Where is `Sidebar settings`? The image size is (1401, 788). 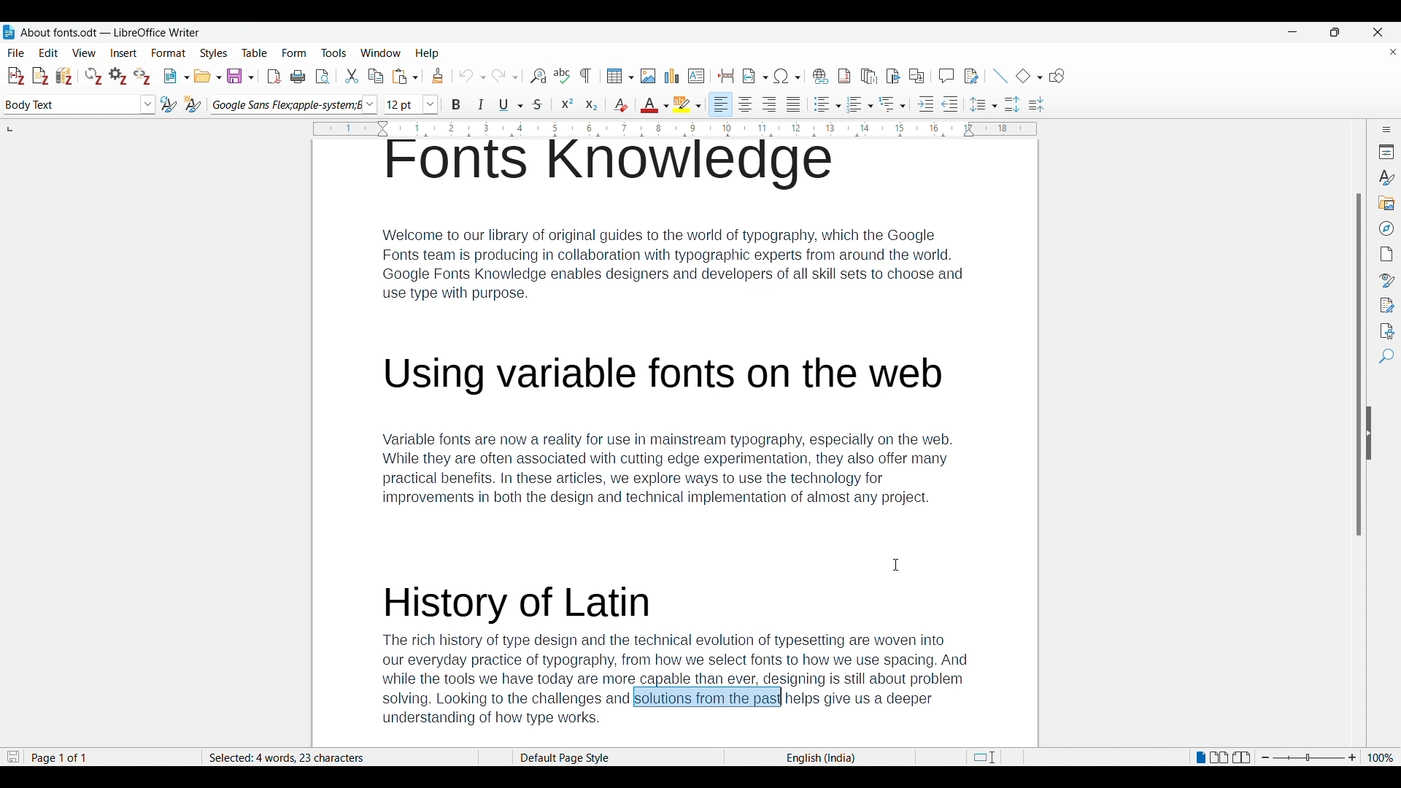
Sidebar settings is located at coordinates (1386, 129).